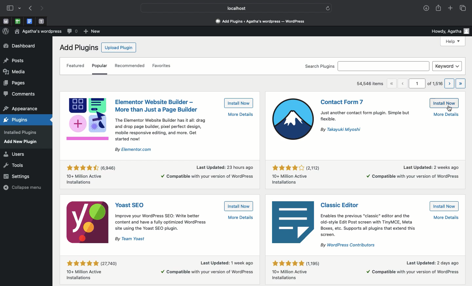 The height and width of the screenshot is (286, 472). What do you see at coordinates (161, 65) in the screenshot?
I see `Favorites` at bounding box center [161, 65].